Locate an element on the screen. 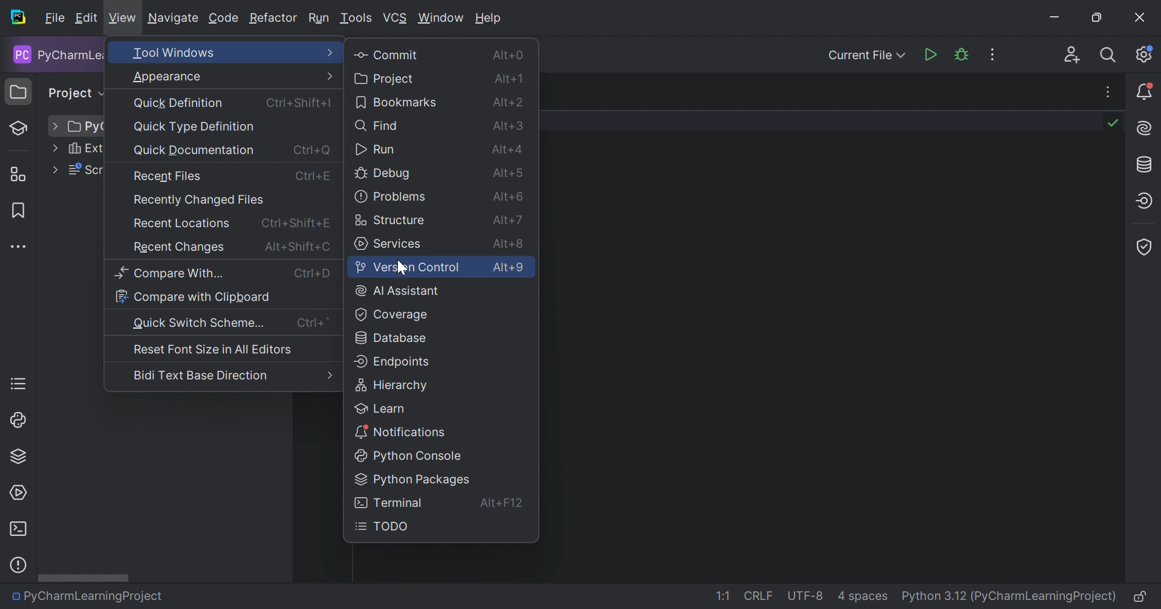  Alt+8 is located at coordinates (510, 241).